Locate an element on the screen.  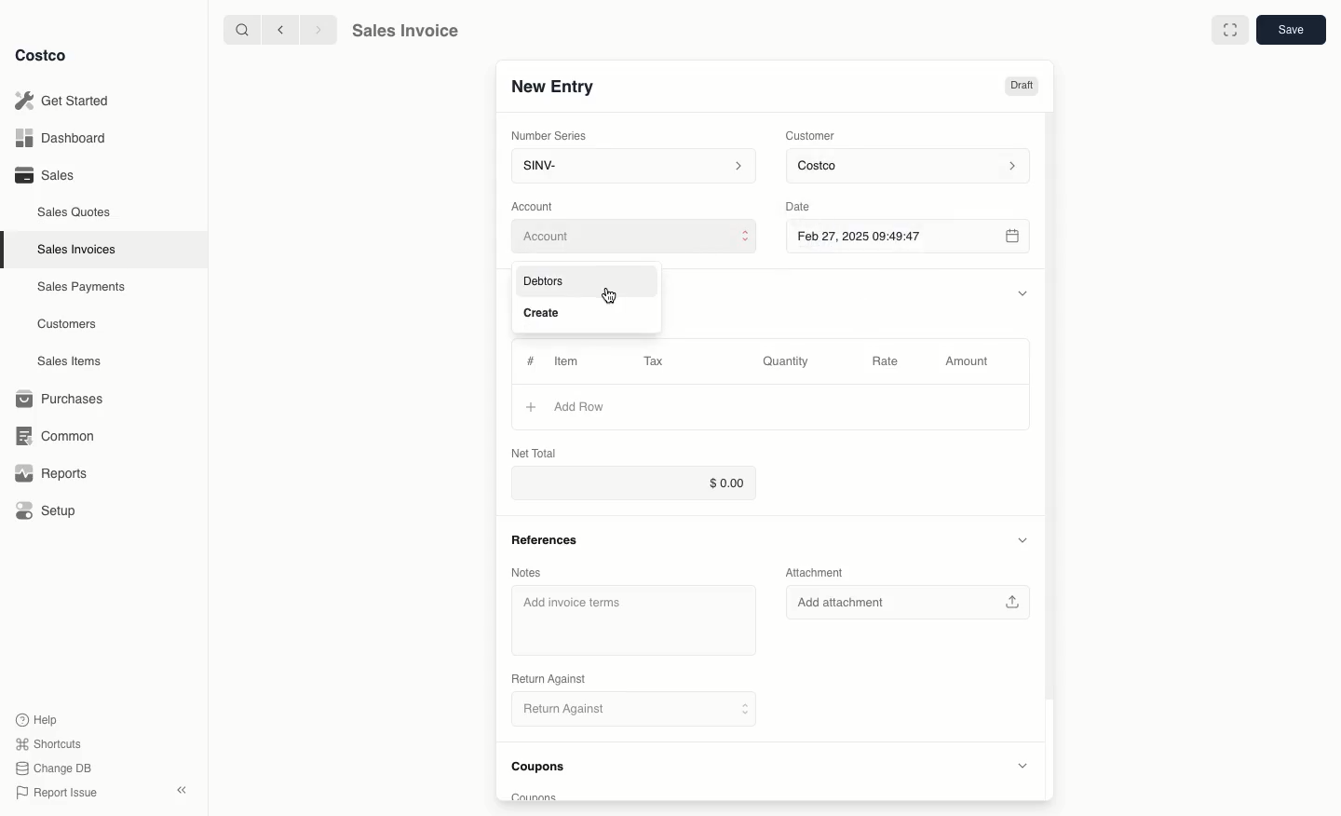
Dashboard is located at coordinates (65, 139).